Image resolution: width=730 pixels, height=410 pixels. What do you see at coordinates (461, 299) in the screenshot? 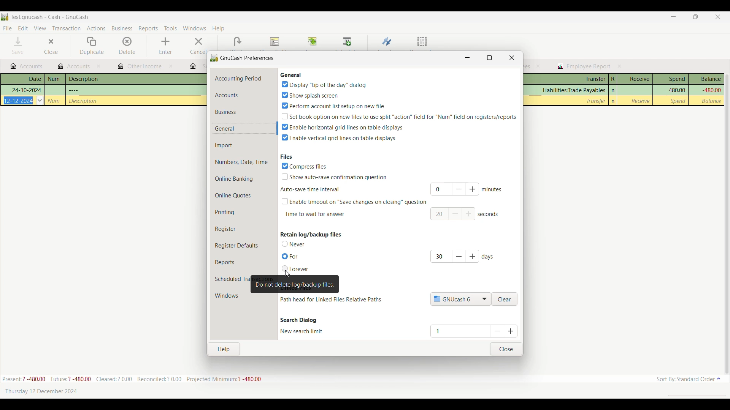
I see `Location options` at bounding box center [461, 299].